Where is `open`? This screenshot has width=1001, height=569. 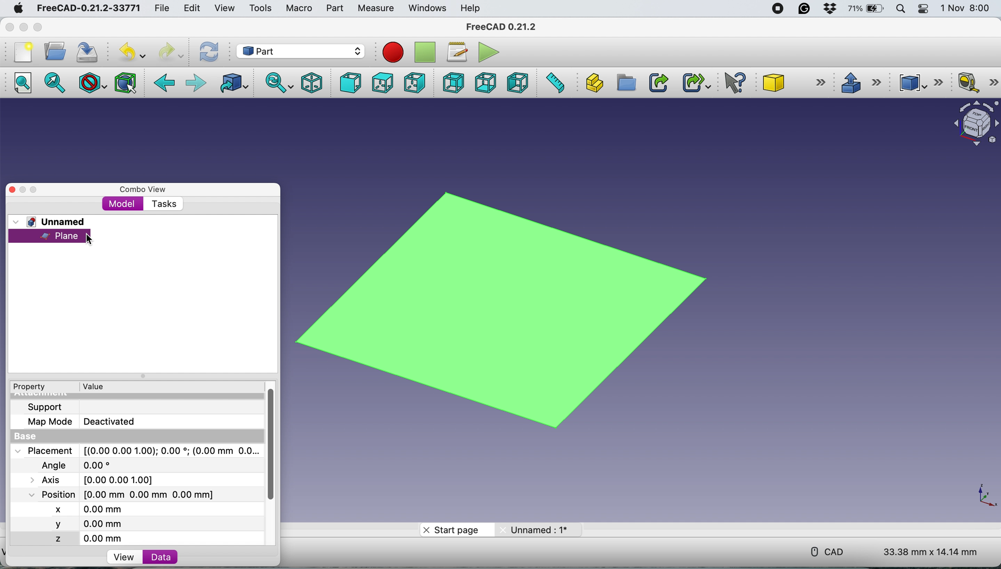 open is located at coordinates (55, 51).